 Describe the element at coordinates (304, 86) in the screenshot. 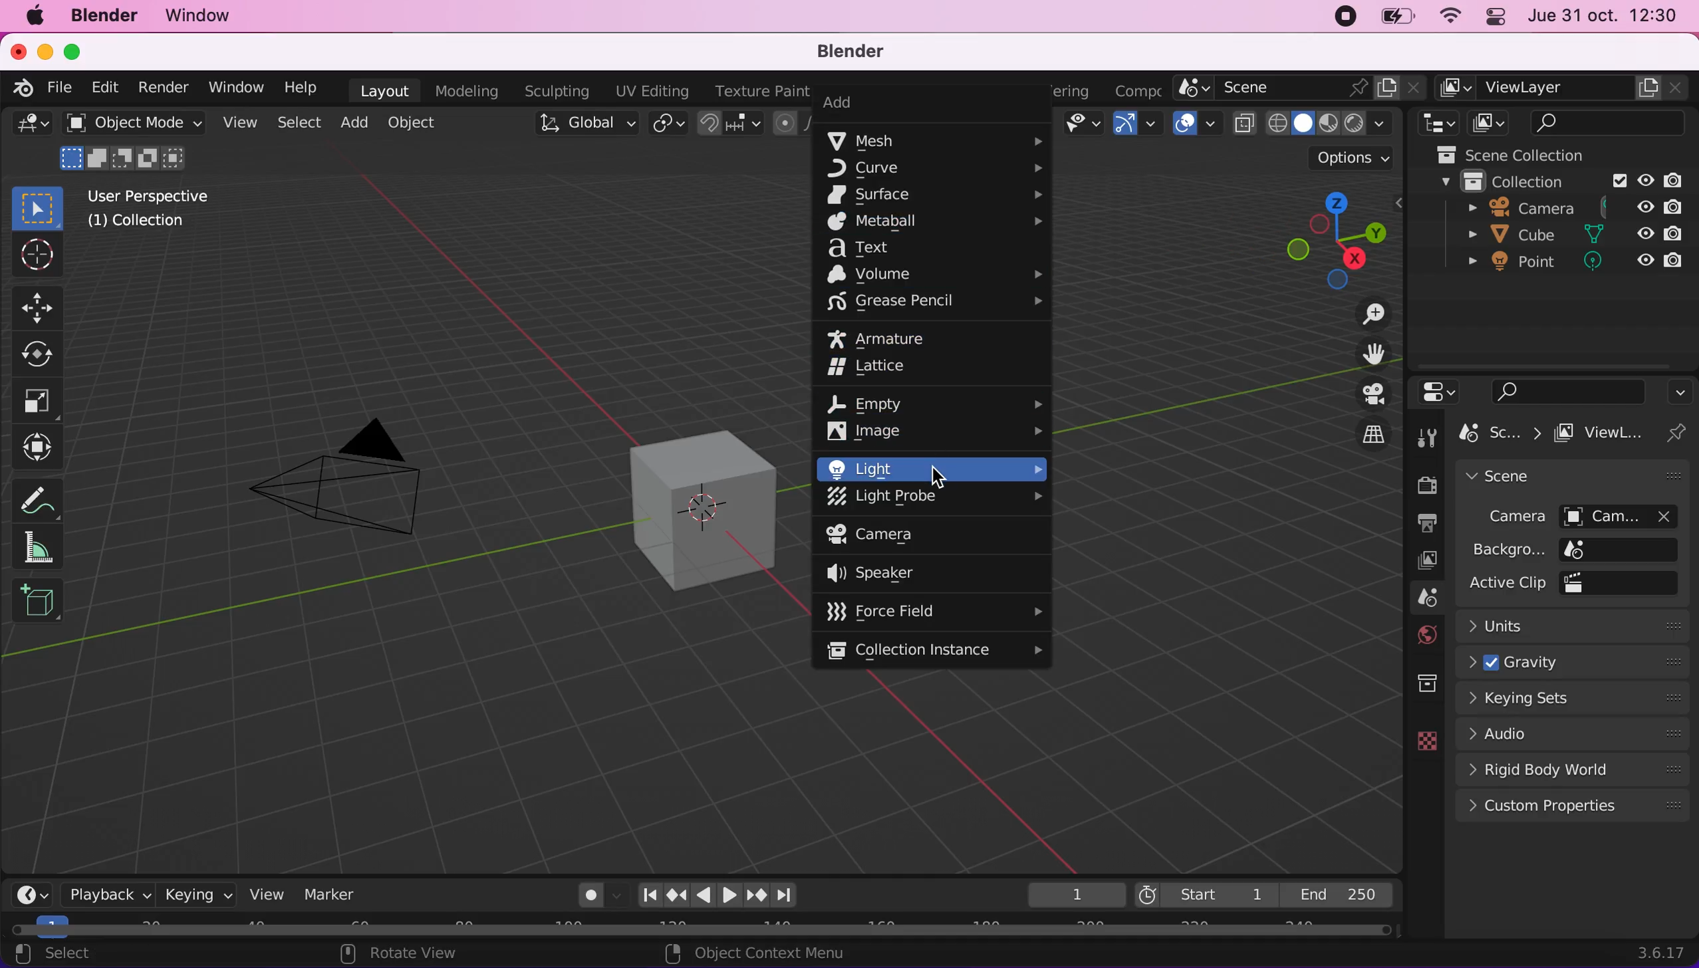

I see `help` at that location.